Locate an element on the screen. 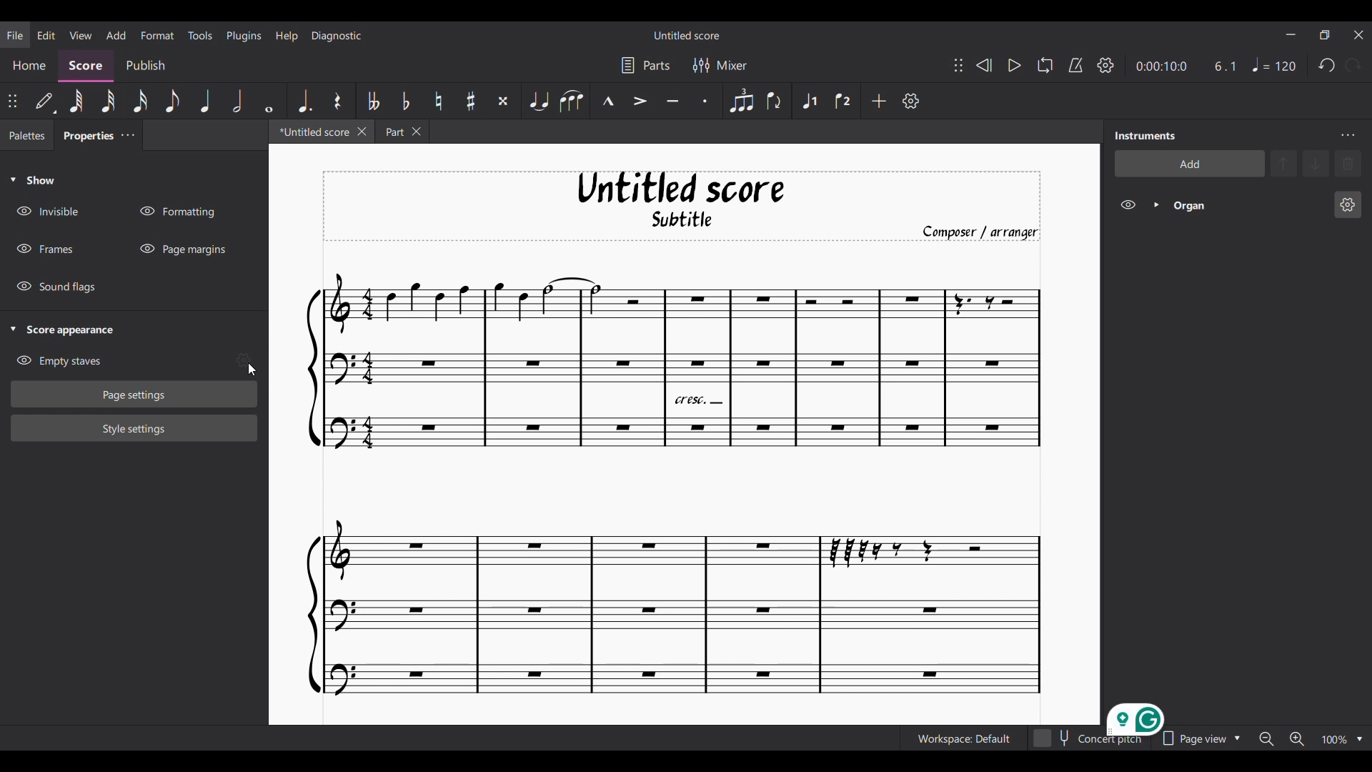 The image size is (1372, 772). Tenuto is located at coordinates (674, 101).